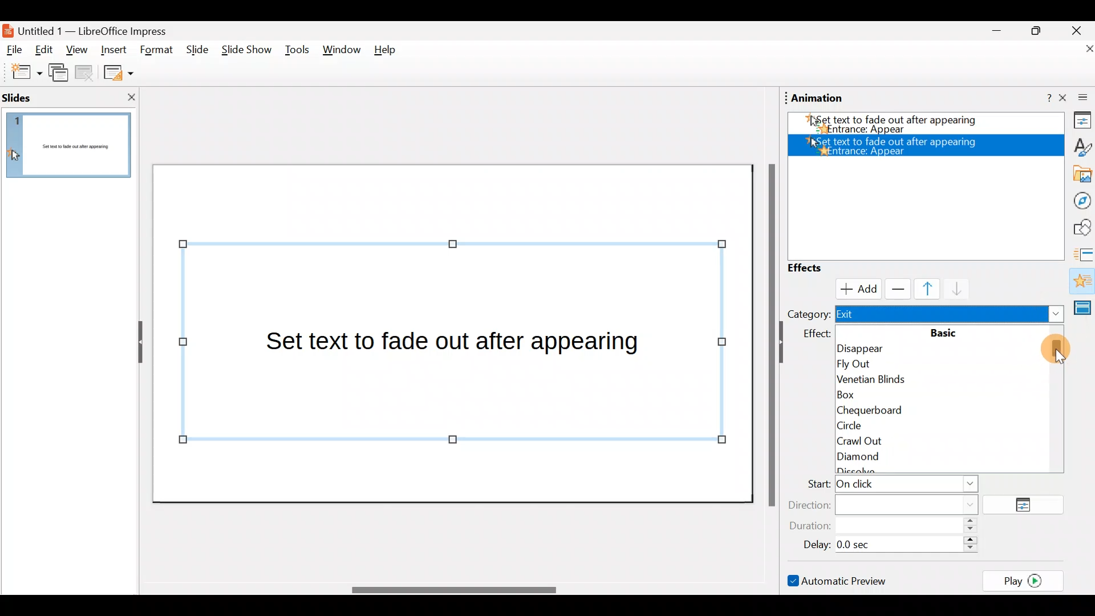  What do you see at coordinates (1041, 99) in the screenshot?
I see `Help` at bounding box center [1041, 99].